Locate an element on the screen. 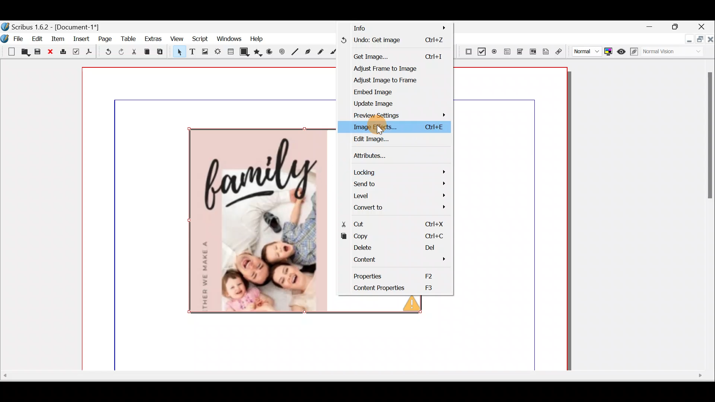 This screenshot has height=402, width=715. Delete is located at coordinates (390, 248).